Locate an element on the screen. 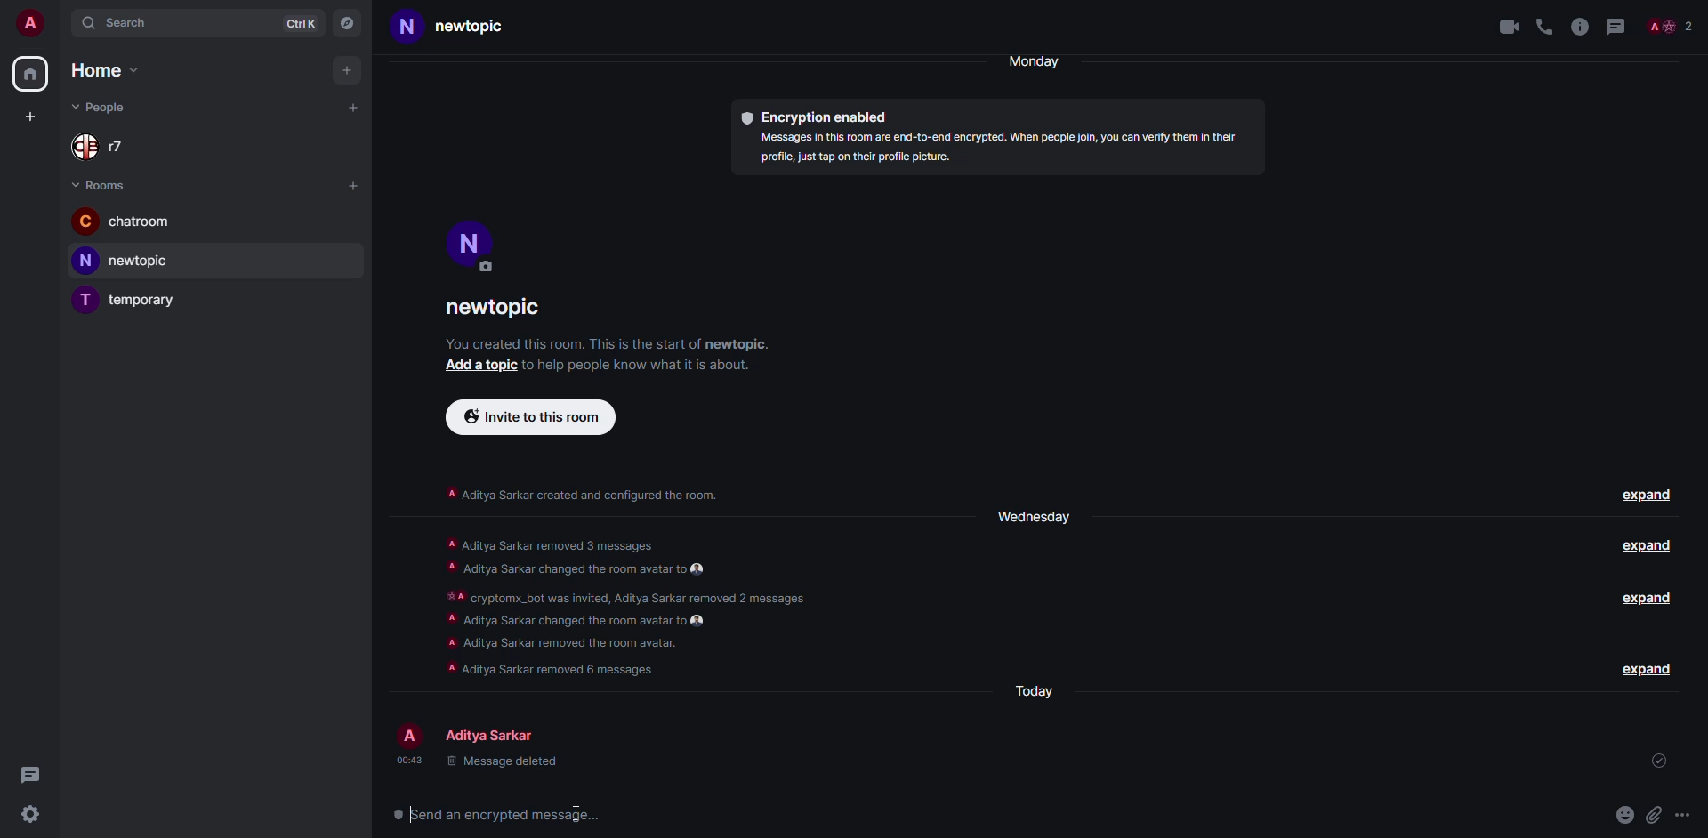  day is located at coordinates (1042, 61).